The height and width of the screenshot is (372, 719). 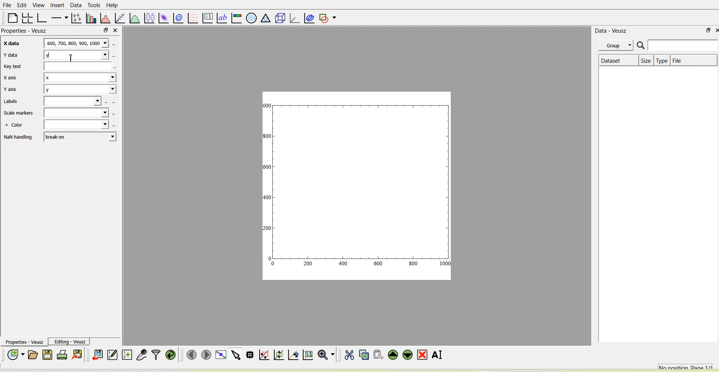 What do you see at coordinates (618, 60) in the screenshot?
I see `Dataset` at bounding box center [618, 60].